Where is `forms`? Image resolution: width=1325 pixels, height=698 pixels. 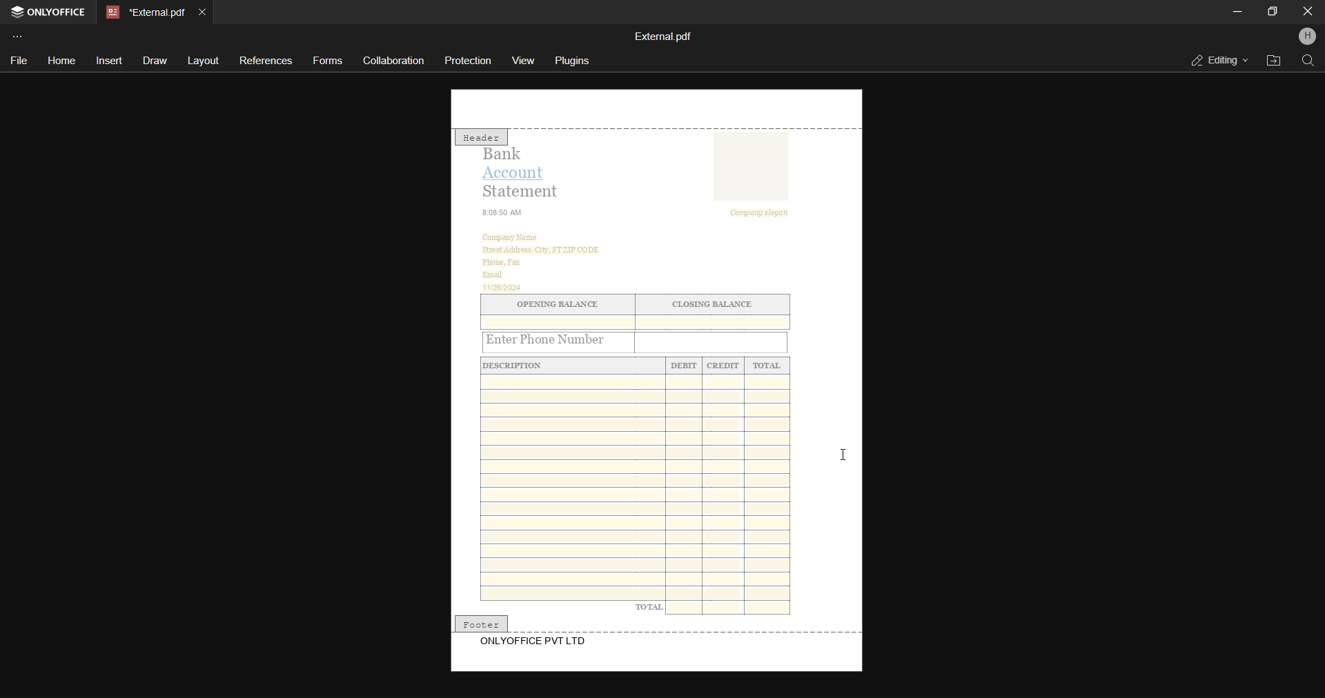
forms is located at coordinates (326, 60).